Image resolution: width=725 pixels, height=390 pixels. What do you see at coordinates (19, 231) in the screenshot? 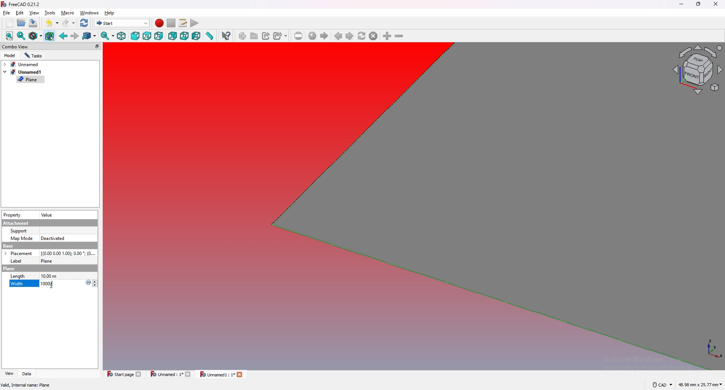
I see `Support` at bounding box center [19, 231].